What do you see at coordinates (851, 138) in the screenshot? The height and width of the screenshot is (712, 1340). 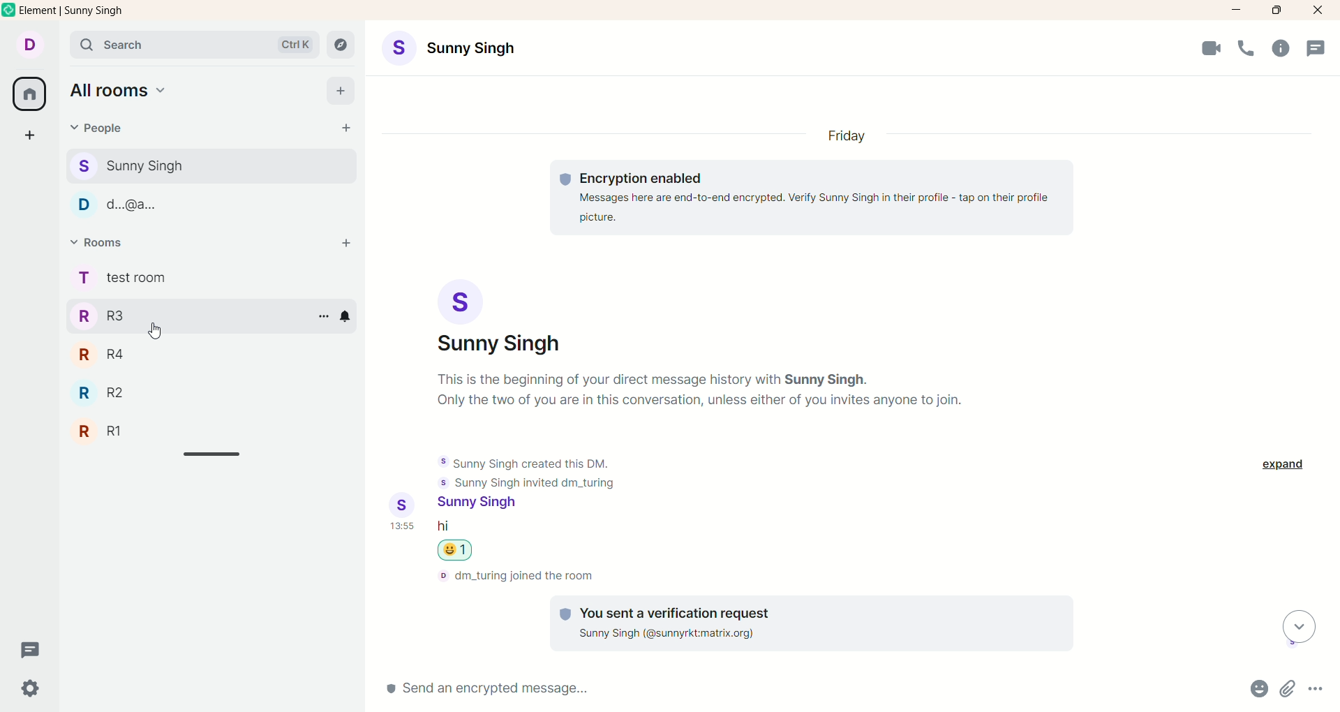 I see `day` at bounding box center [851, 138].